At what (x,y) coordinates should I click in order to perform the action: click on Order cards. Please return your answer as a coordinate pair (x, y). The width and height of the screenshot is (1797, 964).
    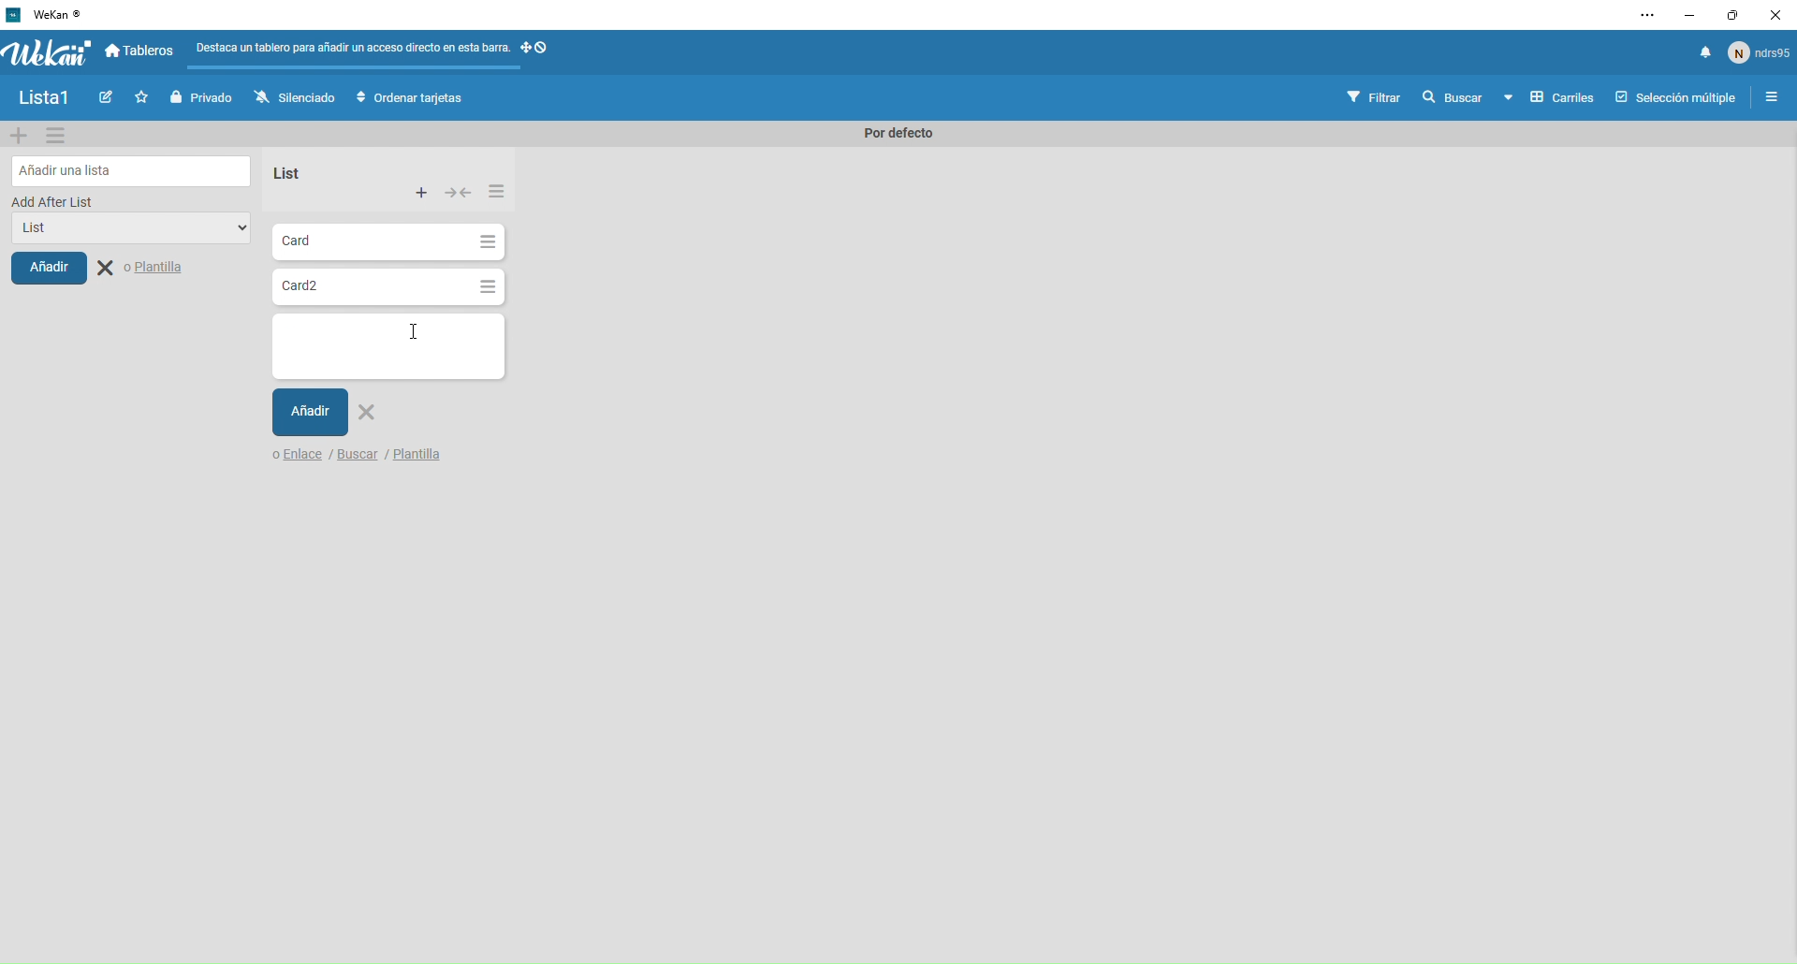
    Looking at the image, I should click on (410, 98).